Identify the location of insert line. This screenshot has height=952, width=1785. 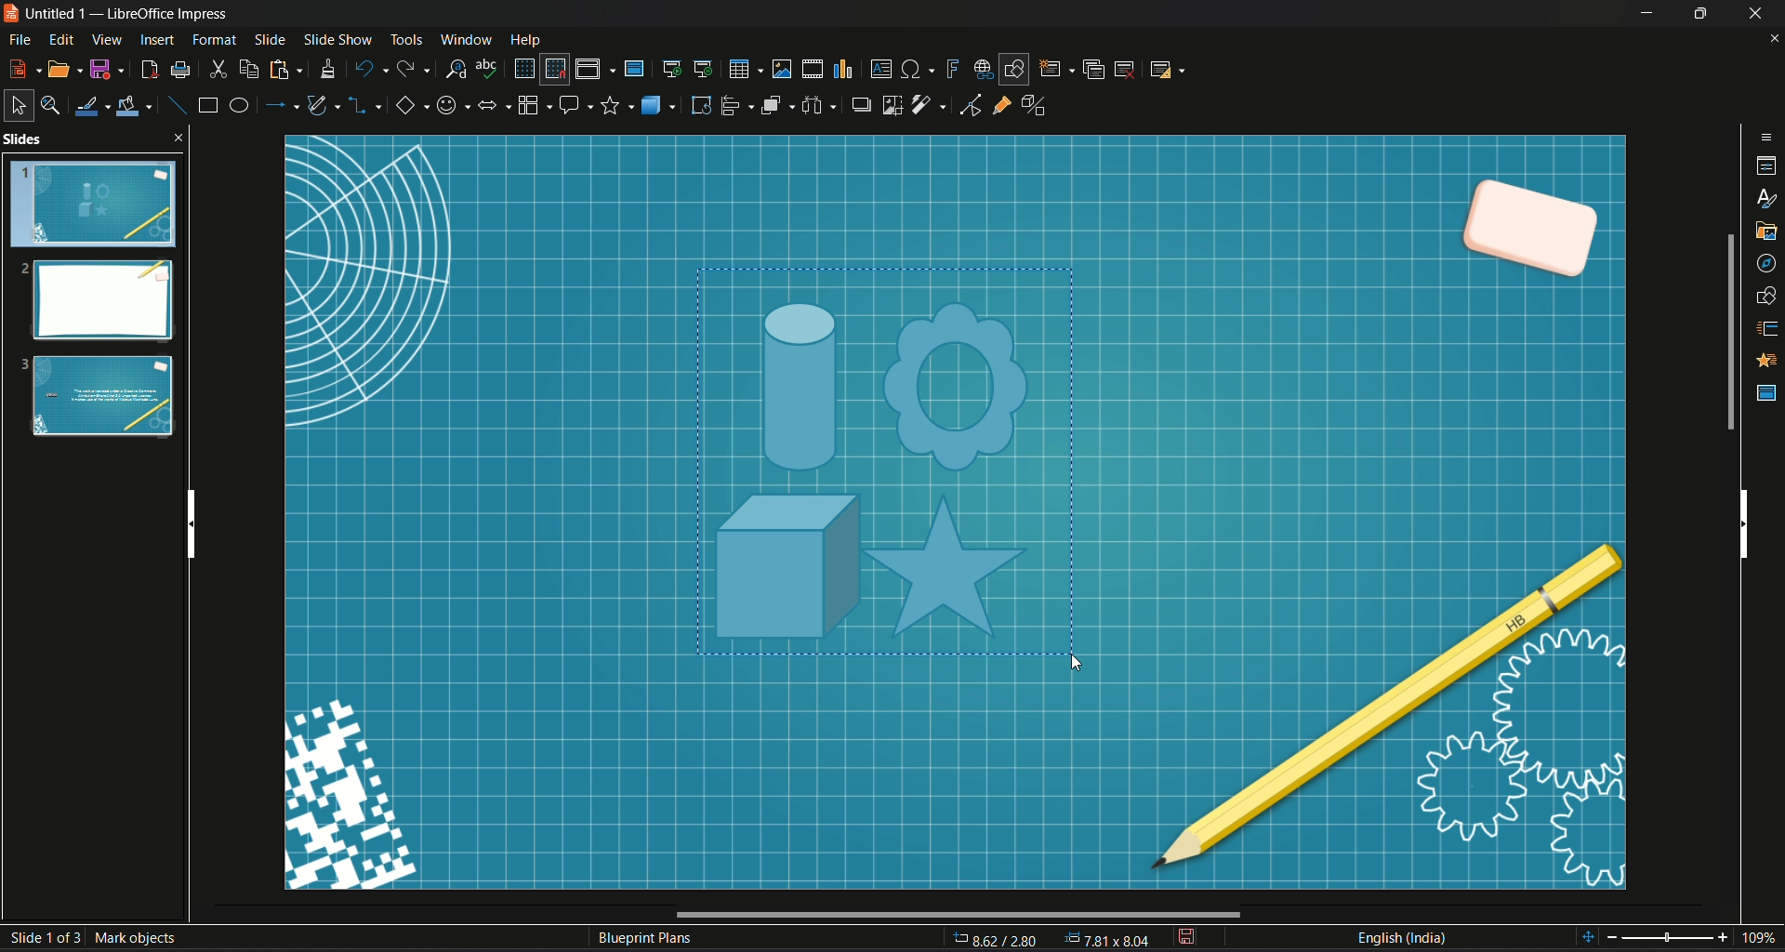
(176, 105).